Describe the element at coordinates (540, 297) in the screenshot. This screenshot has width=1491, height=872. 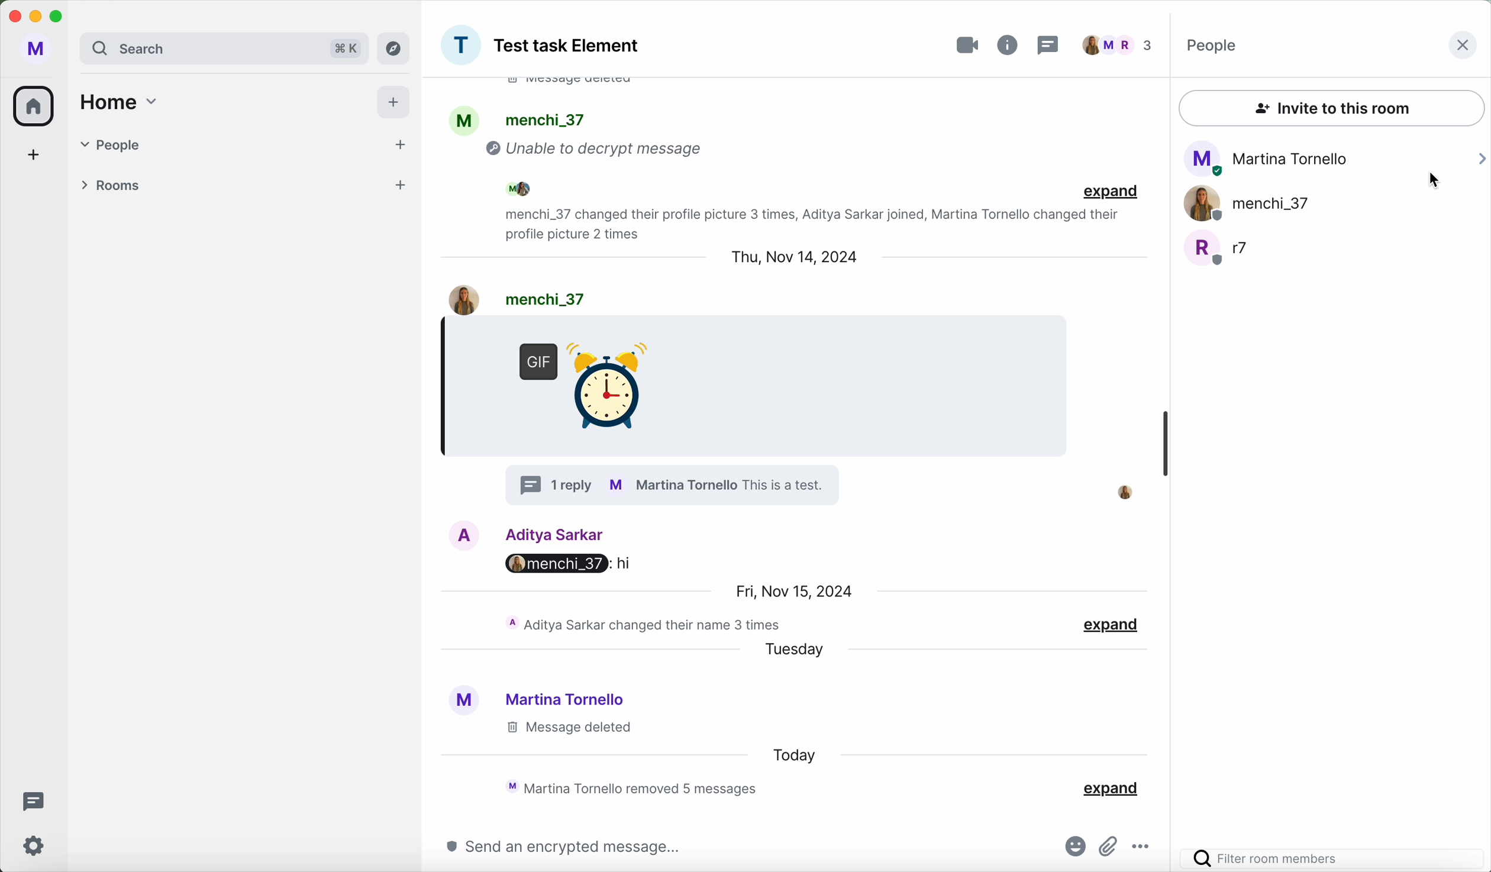
I see `user` at that location.